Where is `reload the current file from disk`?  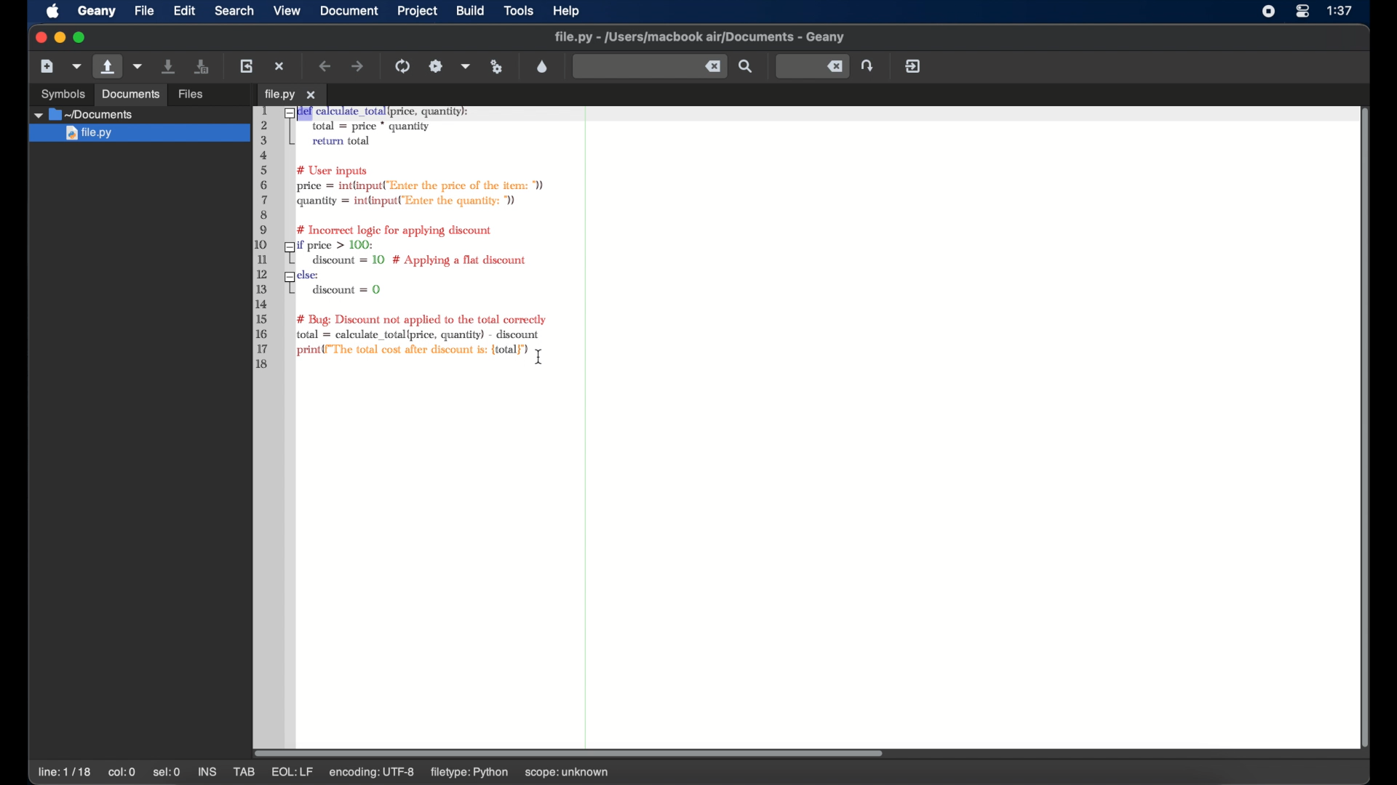 reload the current file from disk is located at coordinates (247, 65).